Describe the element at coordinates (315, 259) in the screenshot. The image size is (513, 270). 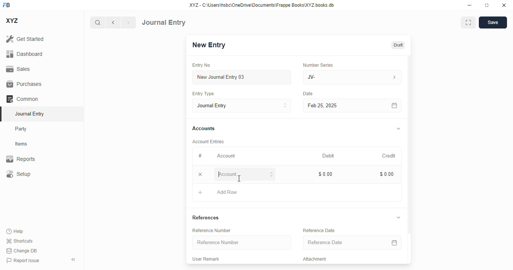
I see `attachment` at that location.